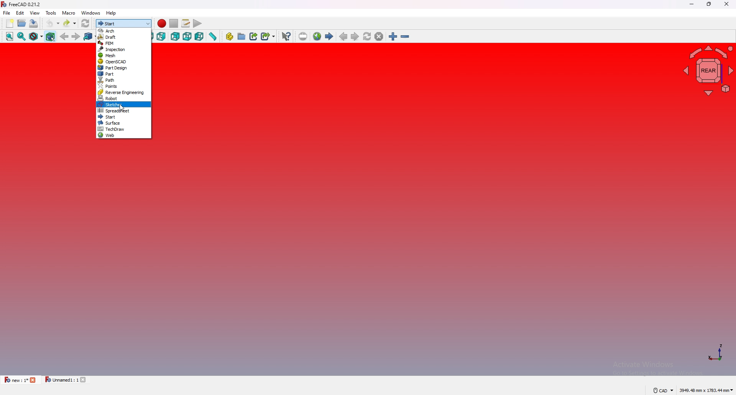 The width and height of the screenshot is (736, 395). What do you see at coordinates (123, 73) in the screenshot?
I see `part` at bounding box center [123, 73].